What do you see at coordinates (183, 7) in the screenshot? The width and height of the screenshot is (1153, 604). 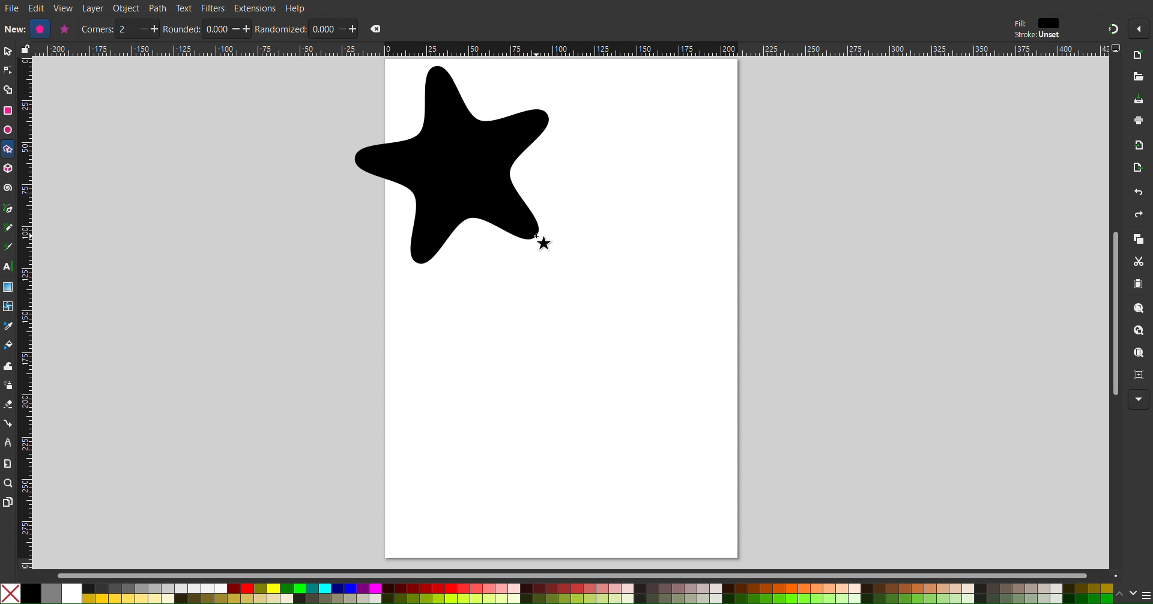 I see `Text` at bounding box center [183, 7].